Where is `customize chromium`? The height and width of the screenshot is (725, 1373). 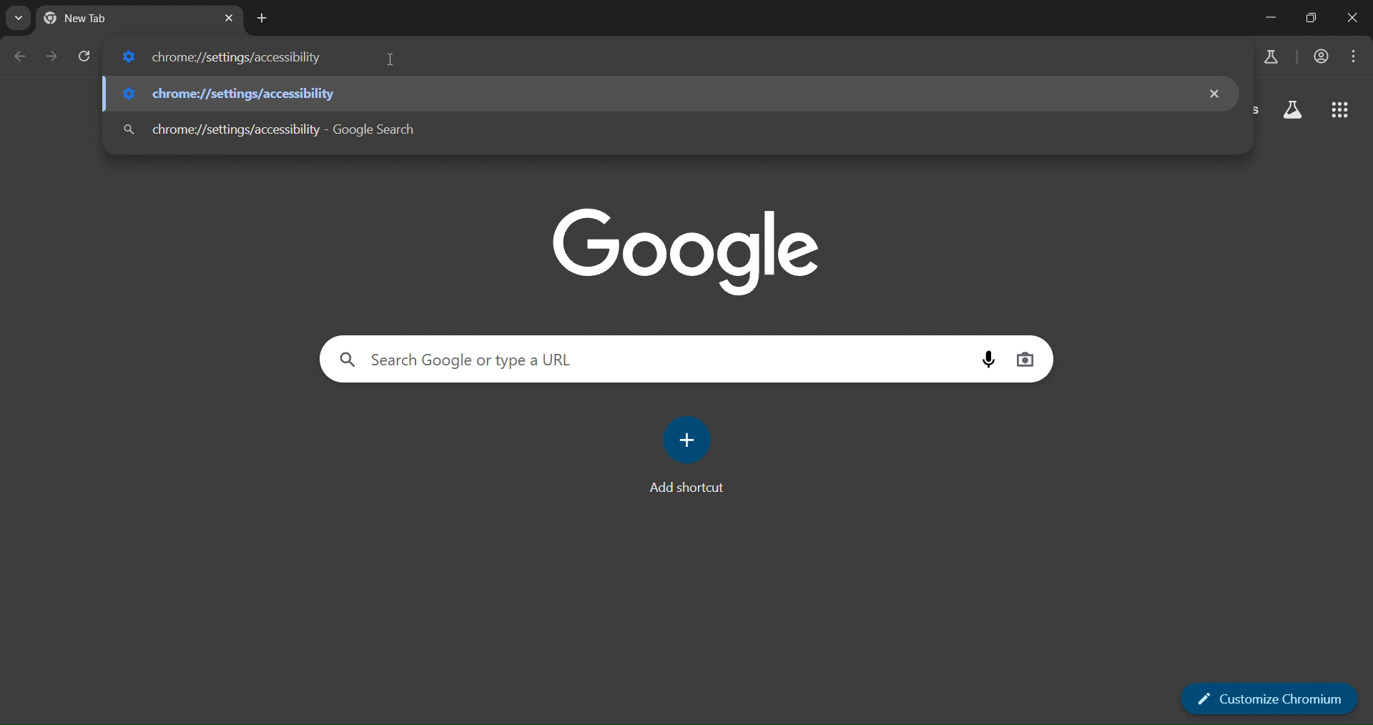 customize chromium is located at coordinates (1266, 698).